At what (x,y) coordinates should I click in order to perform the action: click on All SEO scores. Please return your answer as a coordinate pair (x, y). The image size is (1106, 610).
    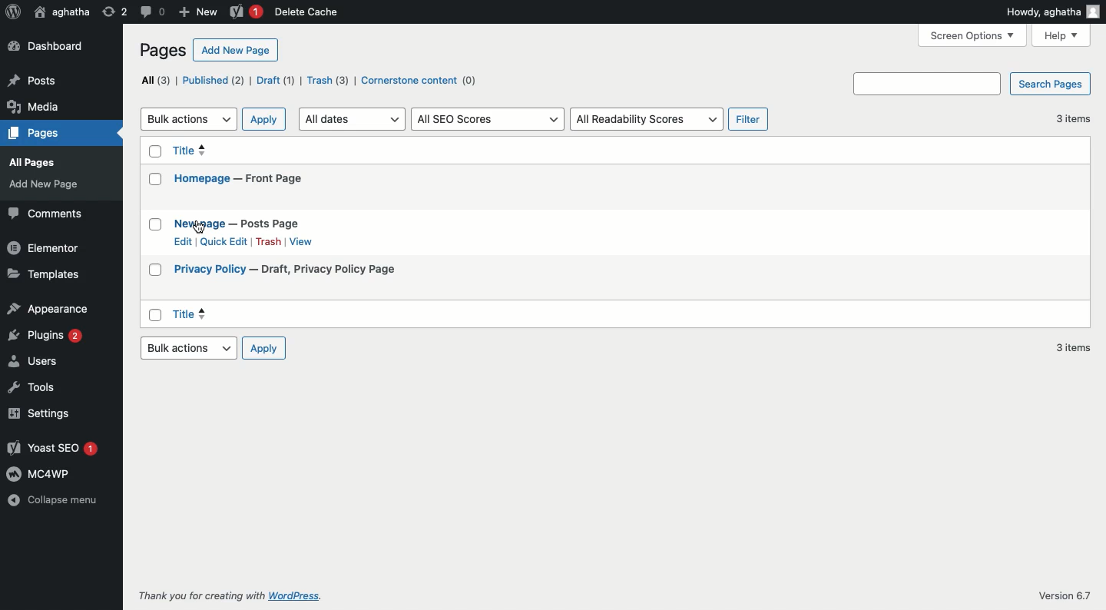
    Looking at the image, I should click on (489, 118).